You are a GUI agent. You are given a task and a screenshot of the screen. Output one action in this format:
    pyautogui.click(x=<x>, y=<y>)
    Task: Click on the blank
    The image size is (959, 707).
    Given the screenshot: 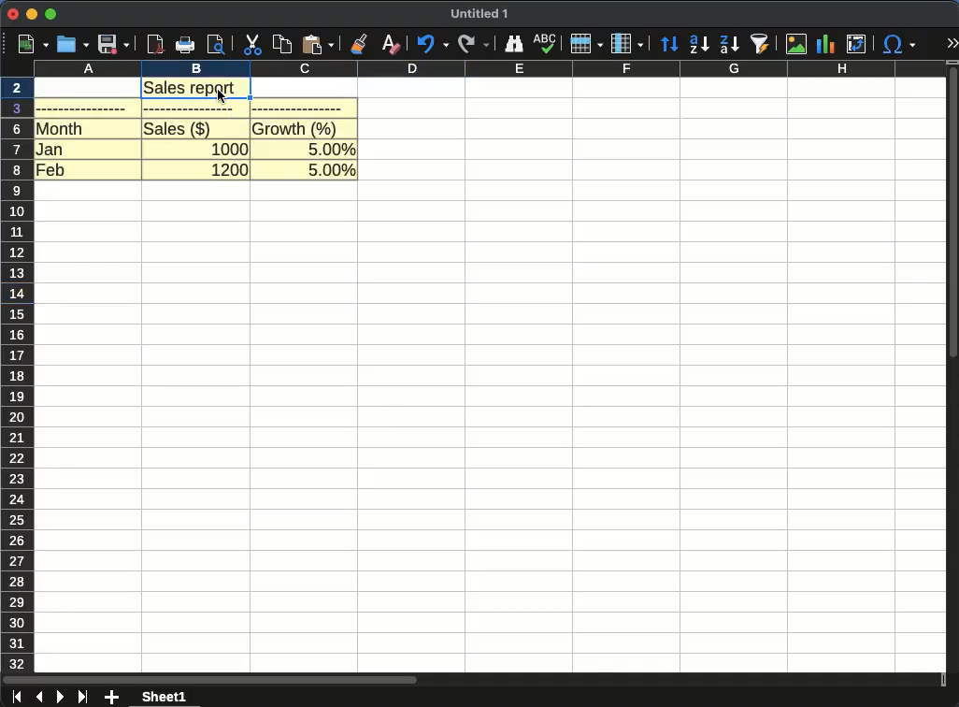 What is the action you would take?
    pyautogui.click(x=82, y=108)
    